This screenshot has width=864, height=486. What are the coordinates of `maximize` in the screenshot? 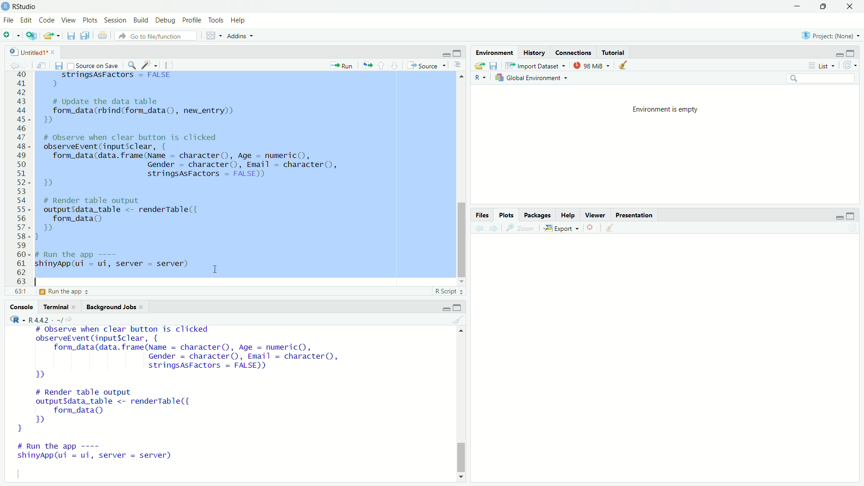 It's located at (855, 215).